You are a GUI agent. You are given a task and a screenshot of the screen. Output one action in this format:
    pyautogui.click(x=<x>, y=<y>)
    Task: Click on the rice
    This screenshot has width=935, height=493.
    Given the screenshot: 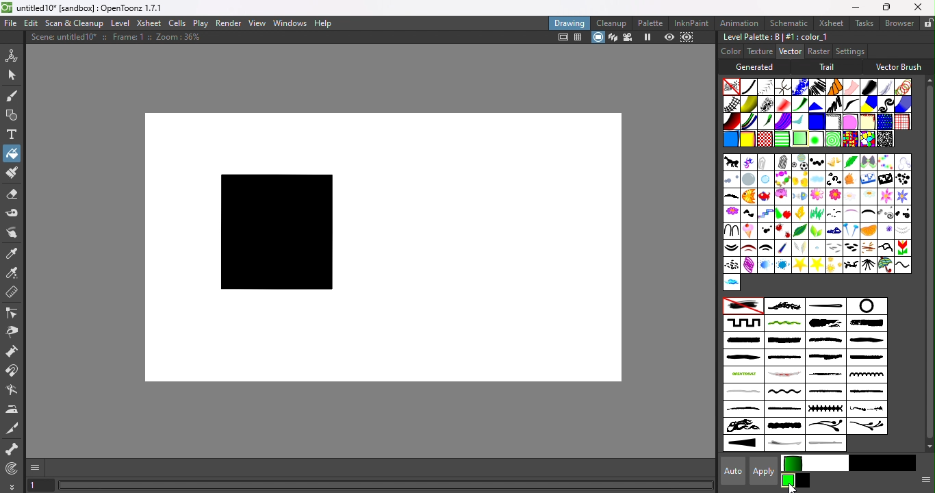 What is the action you would take?
    pyautogui.click(x=851, y=247)
    